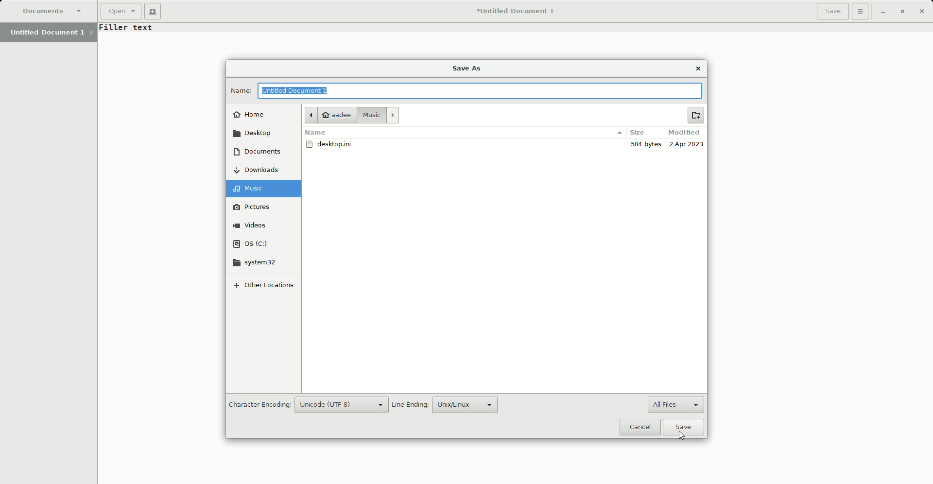 The height and width of the screenshot is (484, 933). What do you see at coordinates (448, 405) in the screenshot?
I see `Line Ending` at bounding box center [448, 405].